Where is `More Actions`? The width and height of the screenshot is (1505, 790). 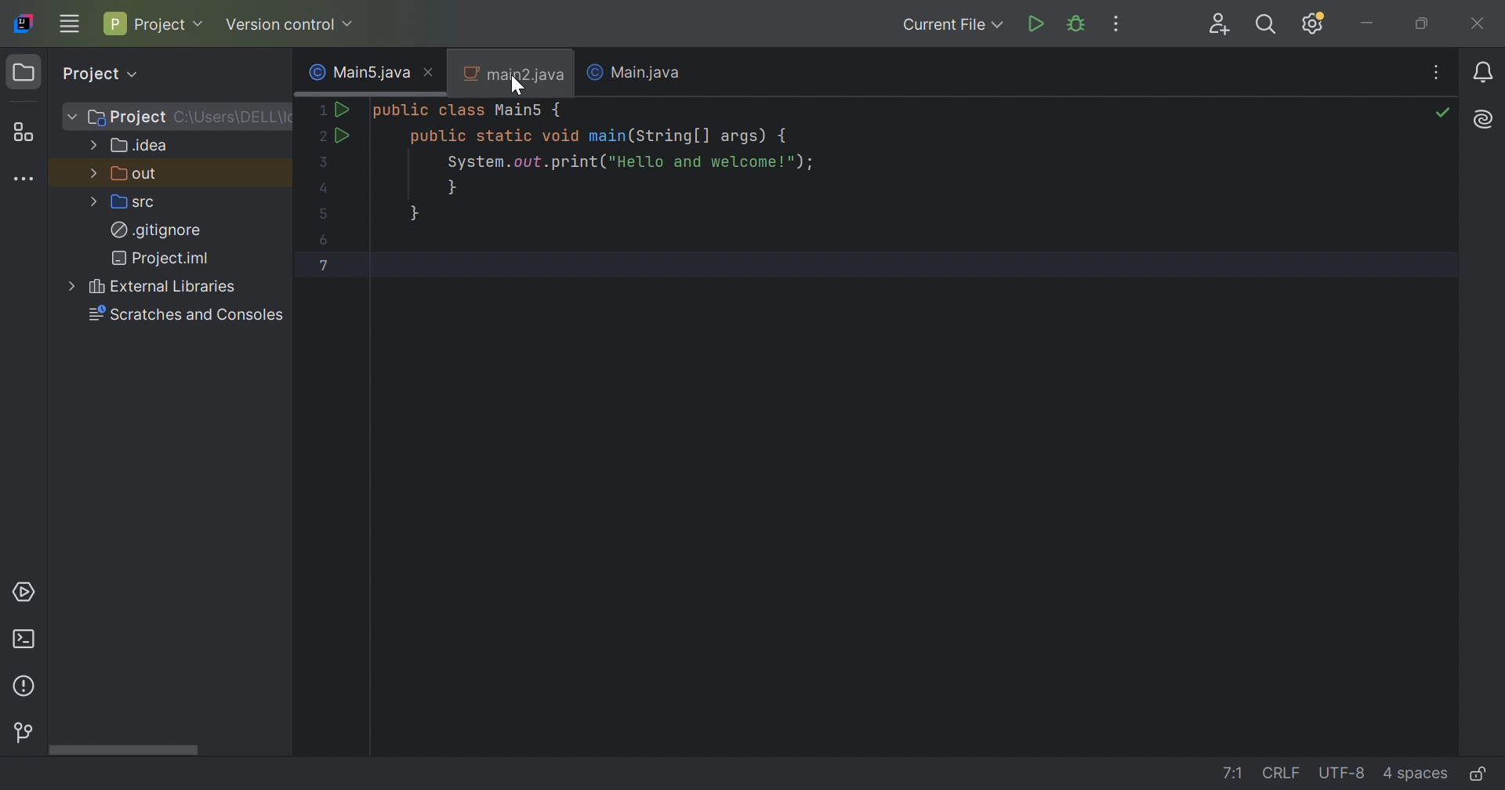 More Actions is located at coordinates (1115, 23).